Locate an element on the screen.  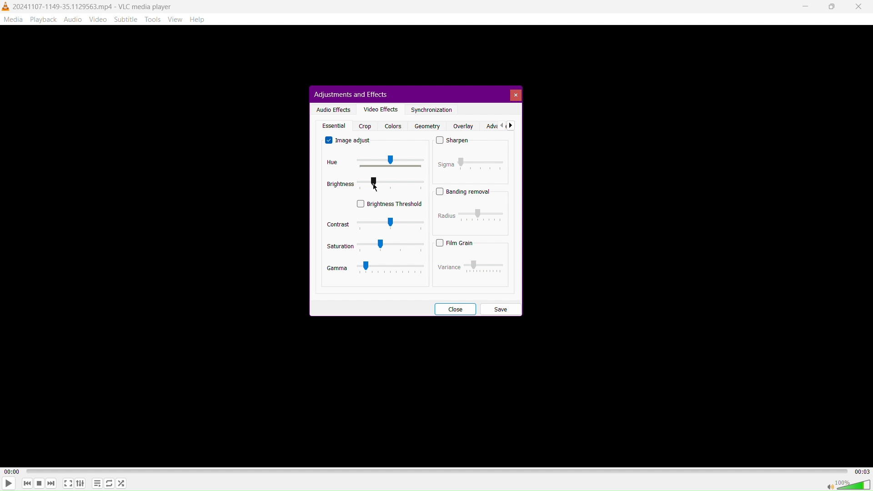
00:03 is located at coordinates (862, 471).